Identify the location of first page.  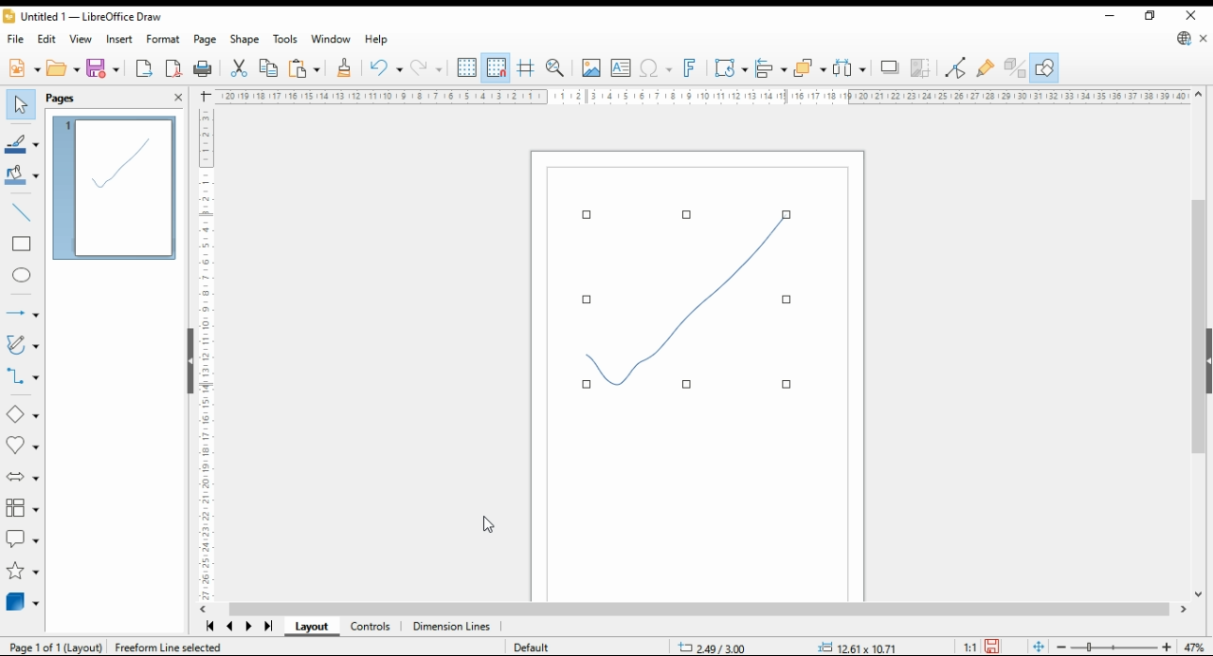
(207, 626).